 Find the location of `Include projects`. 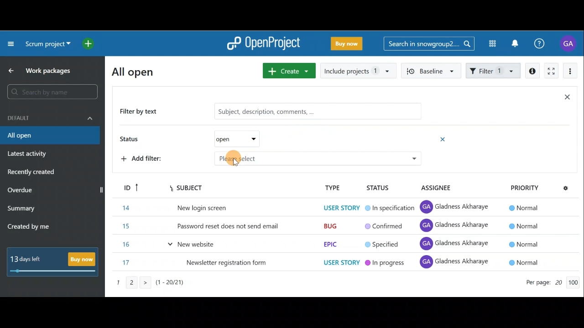

Include projects is located at coordinates (358, 71).